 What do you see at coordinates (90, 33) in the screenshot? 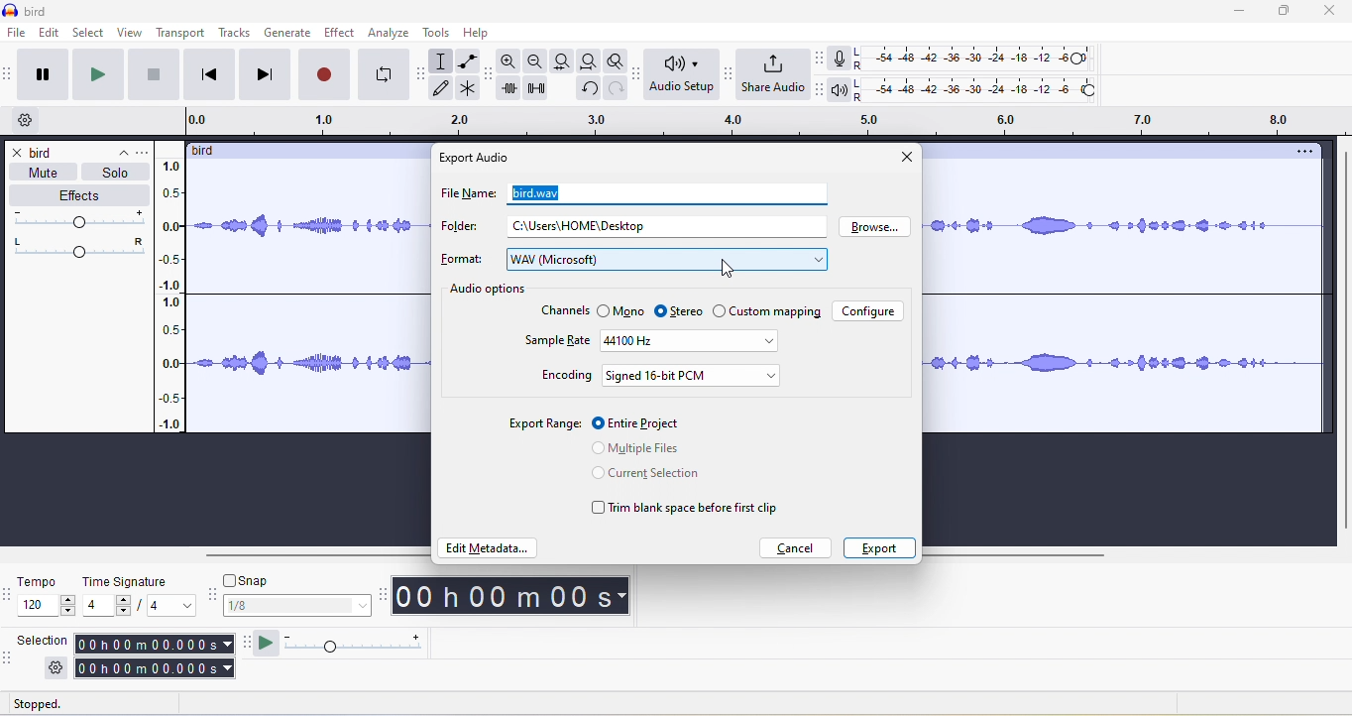
I see `select` at bounding box center [90, 33].